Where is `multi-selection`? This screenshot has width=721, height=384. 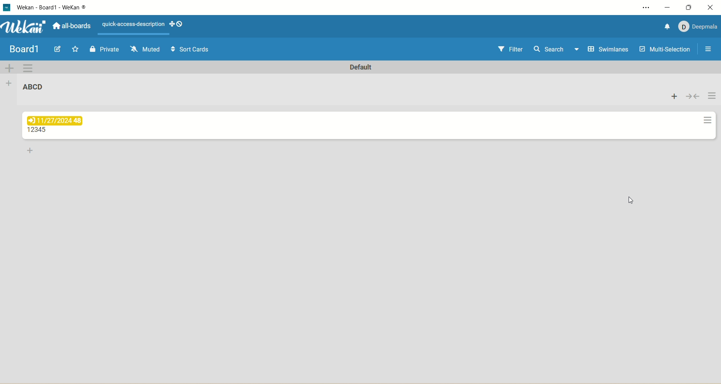
multi-selection is located at coordinates (665, 50).